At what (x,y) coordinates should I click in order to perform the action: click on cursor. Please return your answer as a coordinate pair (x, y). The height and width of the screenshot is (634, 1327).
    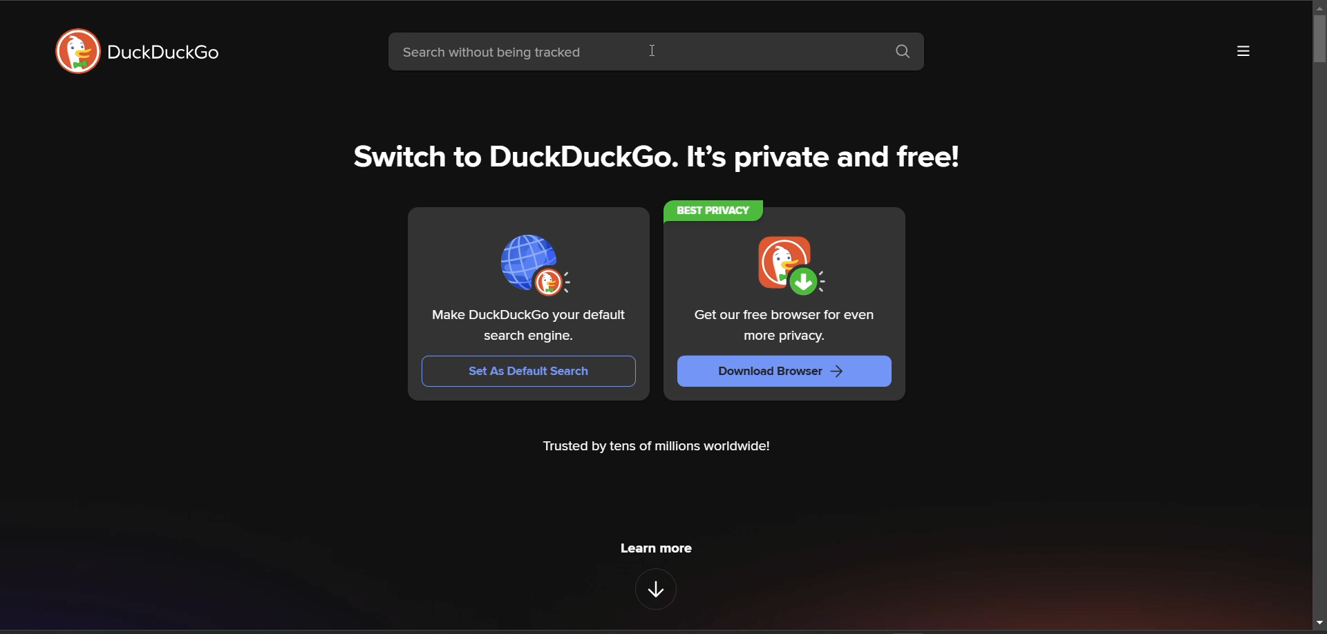
    Looking at the image, I should click on (653, 52).